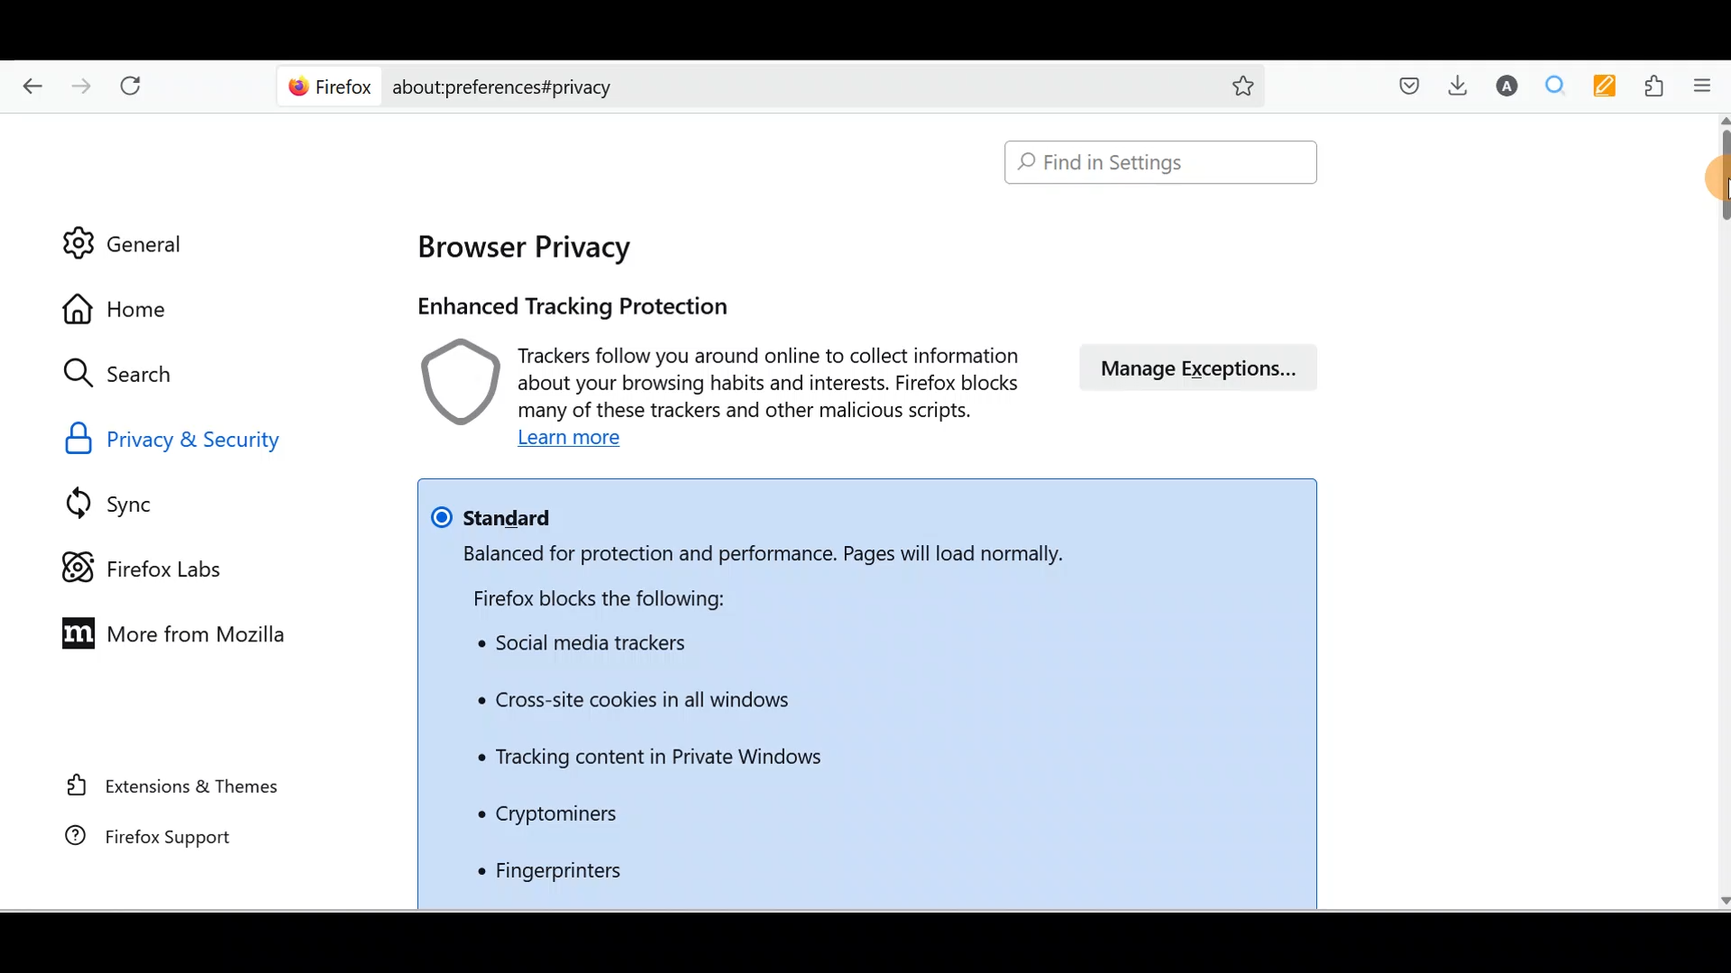 This screenshot has width=1731, height=973. Describe the element at coordinates (499, 514) in the screenshot. I see `Standard Firefox Blockers` at that location.